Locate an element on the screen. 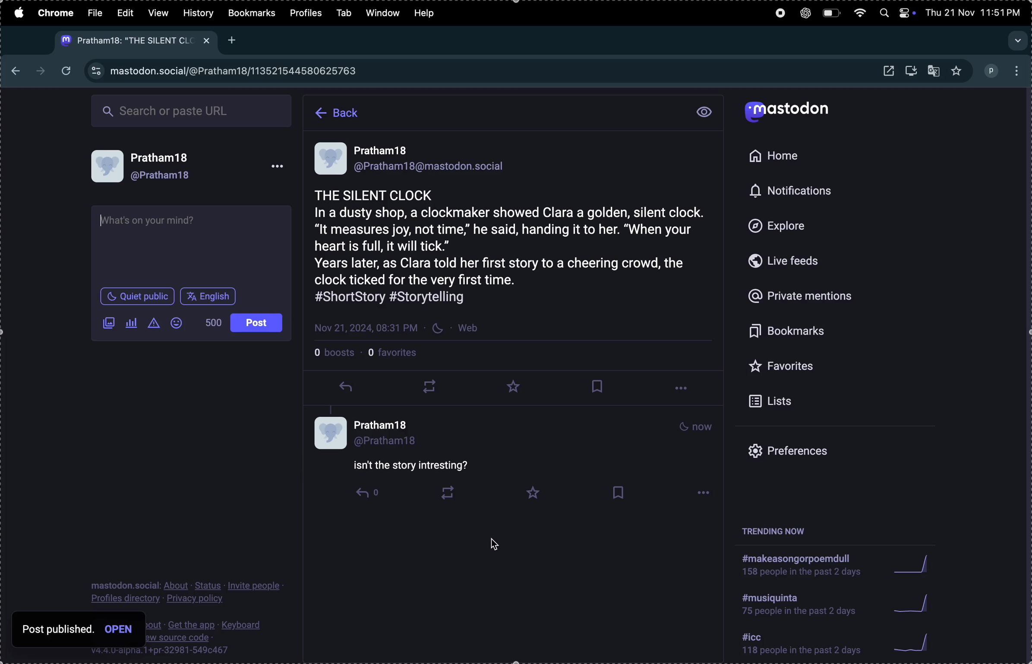 Image resolution: width=1032 pixels, height=664 pixels. quietplace is located at coordinates (138, 295).